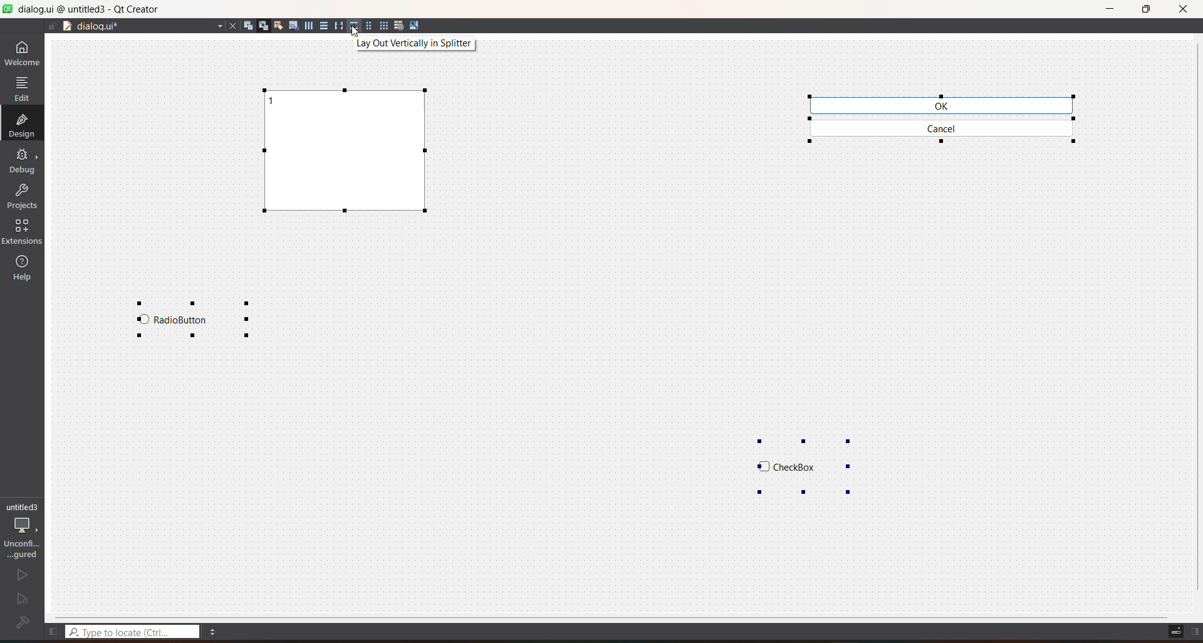  What do you see at coordinates (21, 124) in the screenshot?
I see `design` at bounding box center [21, 124].